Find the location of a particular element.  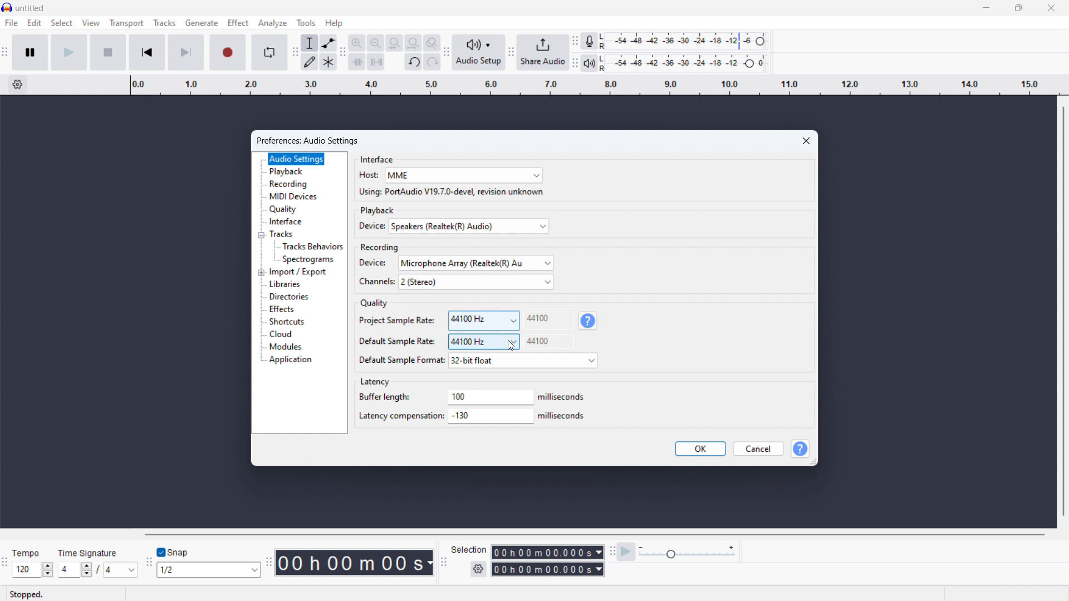

play at speed toolbar is located at coordinates (612, 552).